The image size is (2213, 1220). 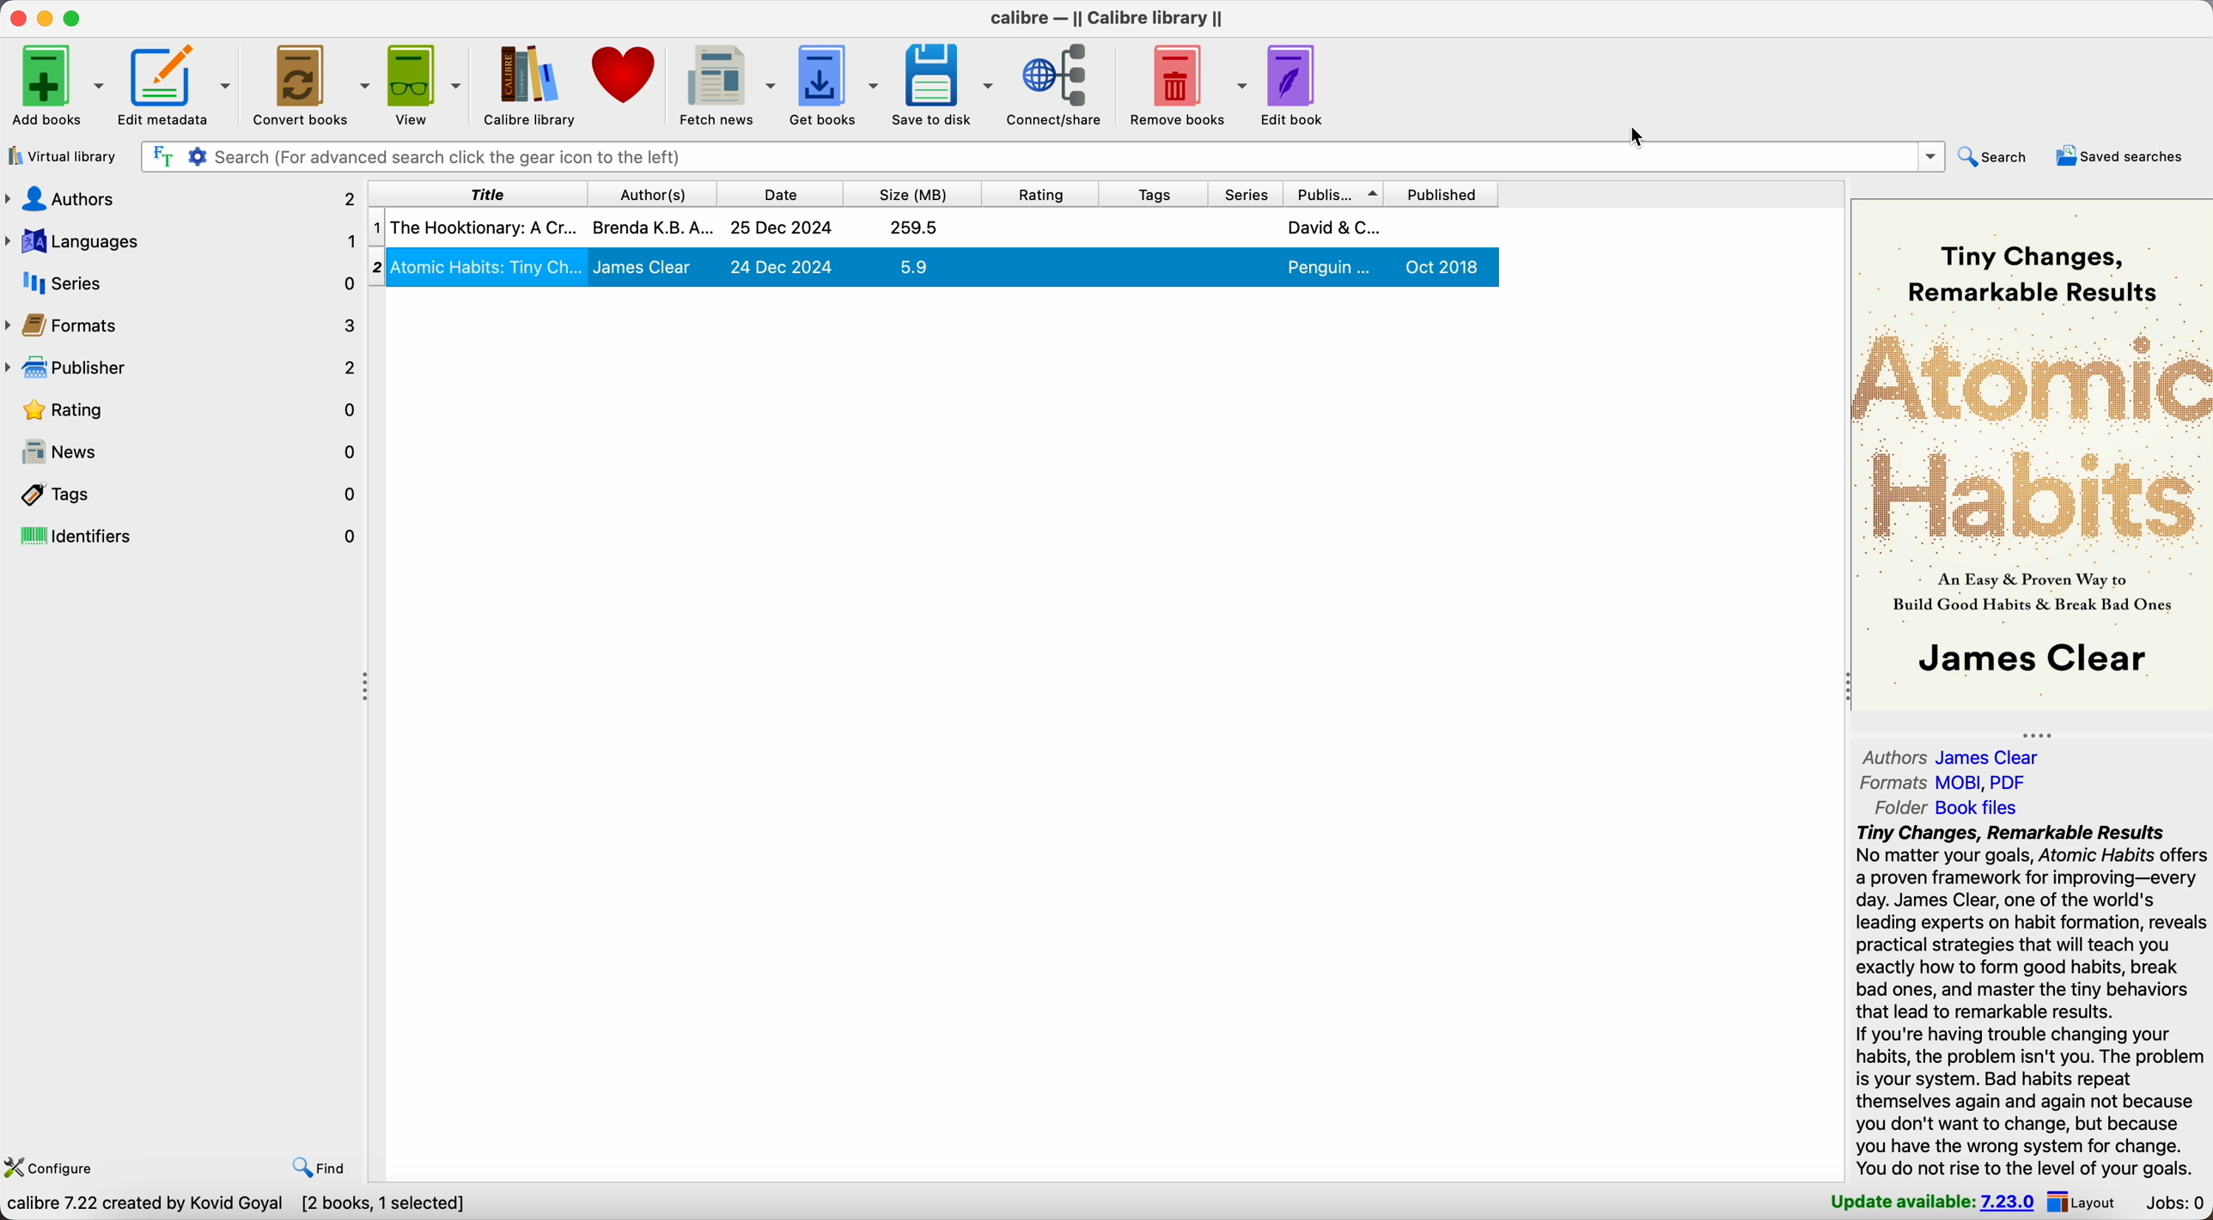 I want to click on publisher, so click(x=181, y=367).